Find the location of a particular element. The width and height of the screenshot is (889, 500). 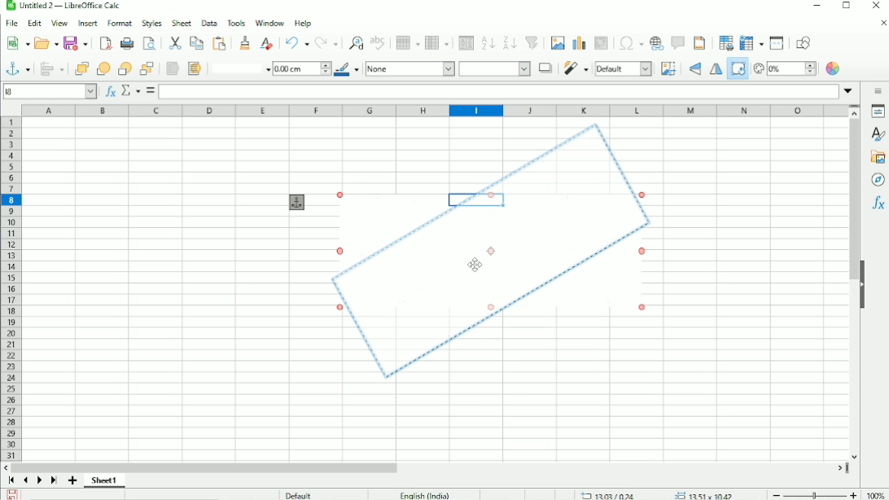

Vertical scrollbar is located at coordinates (855, 193).